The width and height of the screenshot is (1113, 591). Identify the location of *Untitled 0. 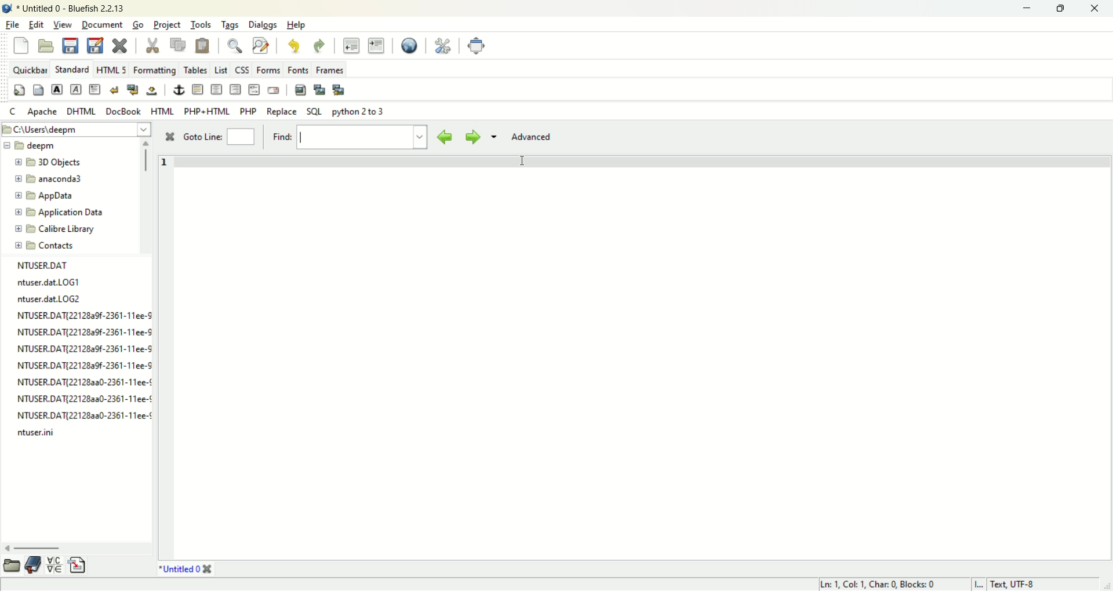
(186, 569).